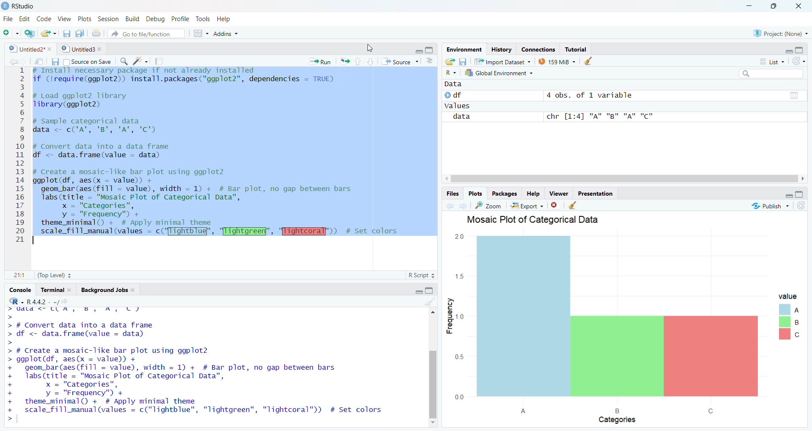 The image size is (812, 431). I want to click on Session, so click(109, 20).